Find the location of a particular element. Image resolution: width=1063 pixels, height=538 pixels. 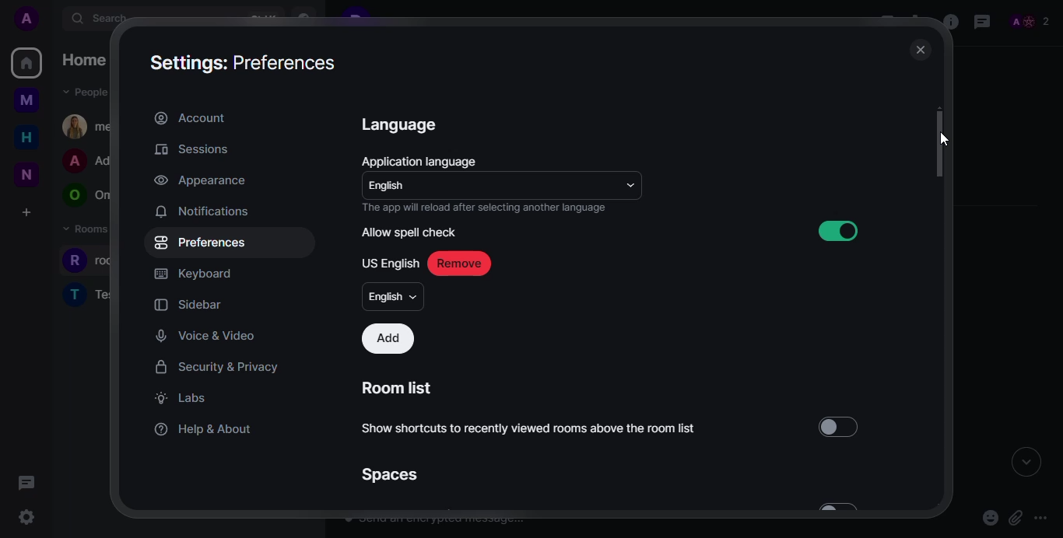

create a space is located at coordinates (26, 211).